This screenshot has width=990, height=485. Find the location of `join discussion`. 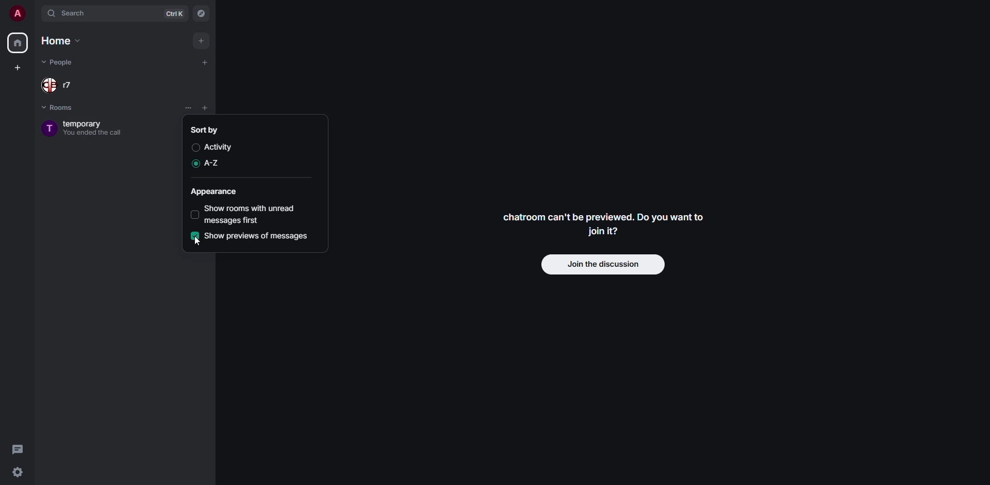

join discussion is located at coordinates (604, 265).